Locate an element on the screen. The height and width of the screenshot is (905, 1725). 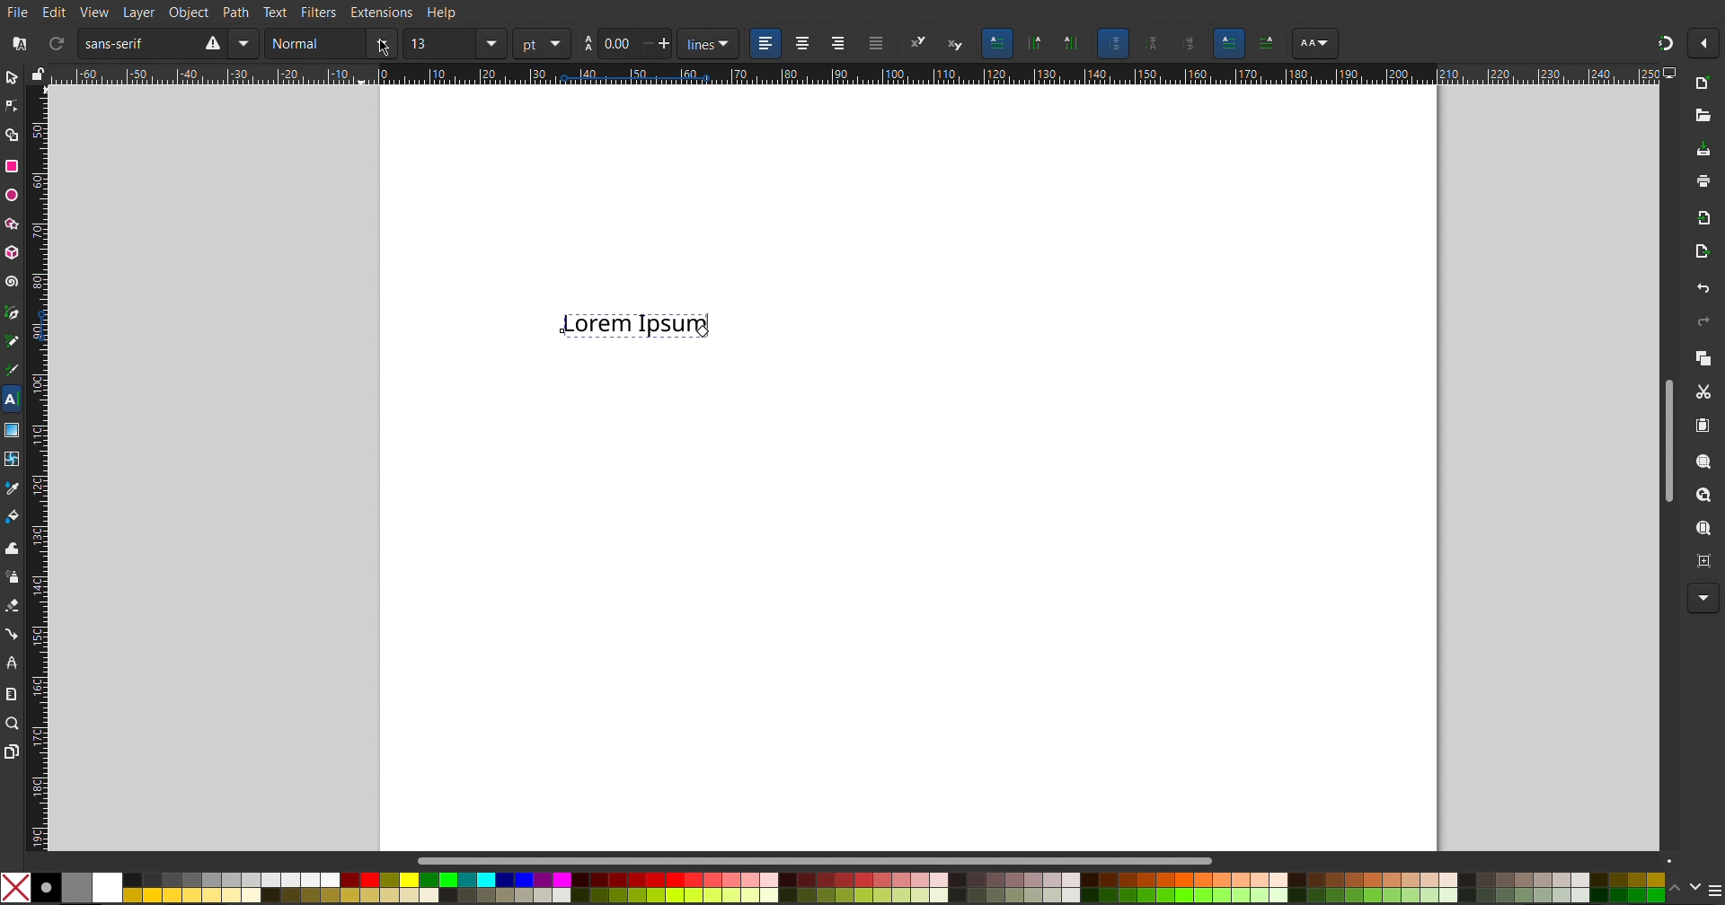
Print is located at coordinates (1703, 183).